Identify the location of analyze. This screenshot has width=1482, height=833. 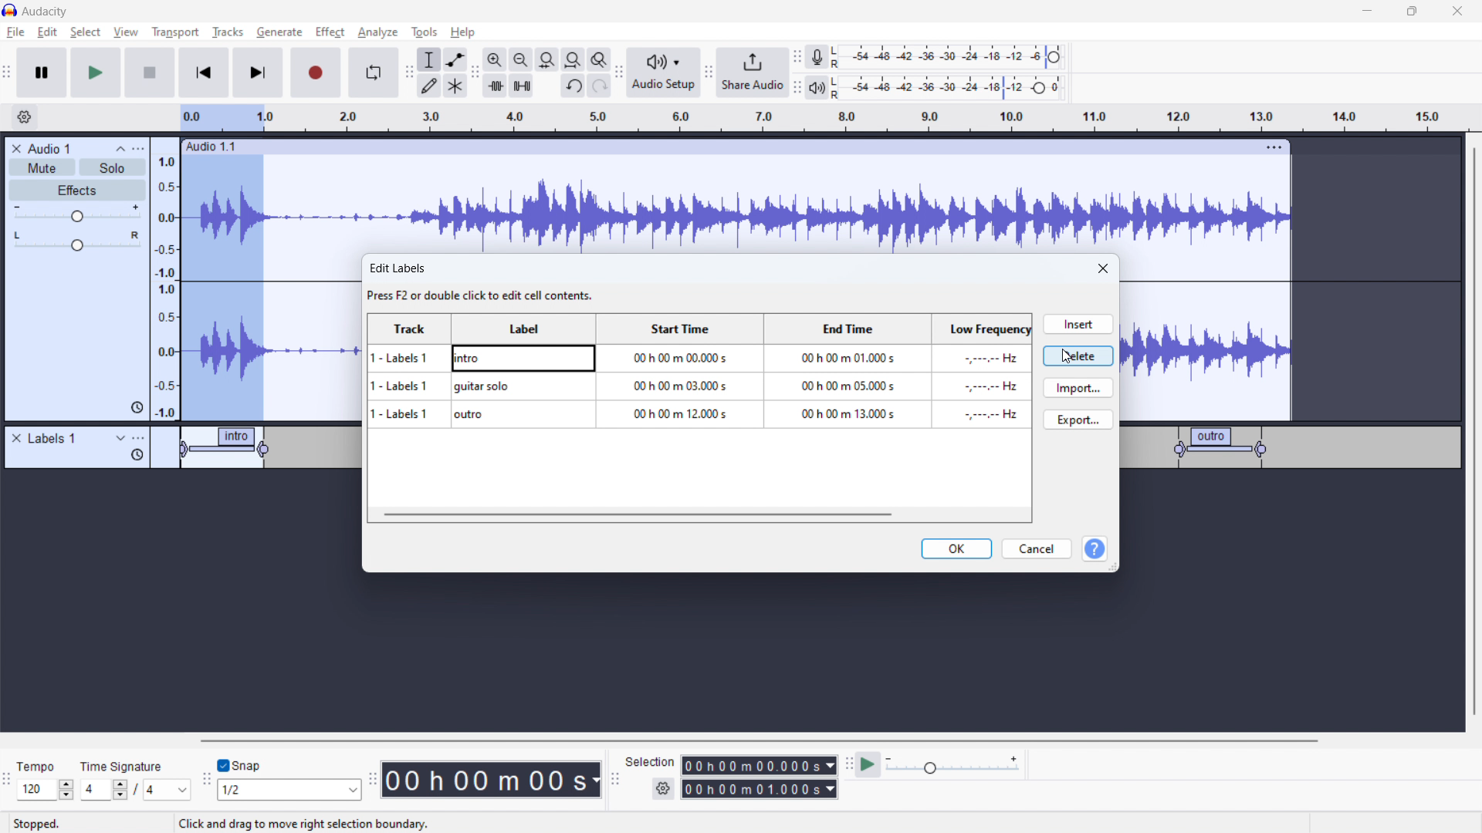
(376, 33).